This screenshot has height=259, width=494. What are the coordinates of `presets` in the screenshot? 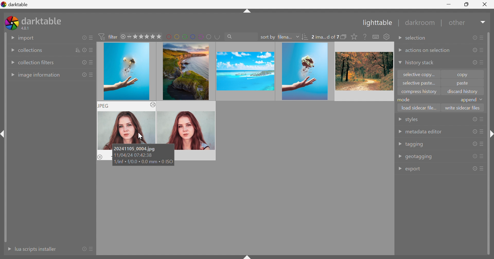 It's located at (482, 168).